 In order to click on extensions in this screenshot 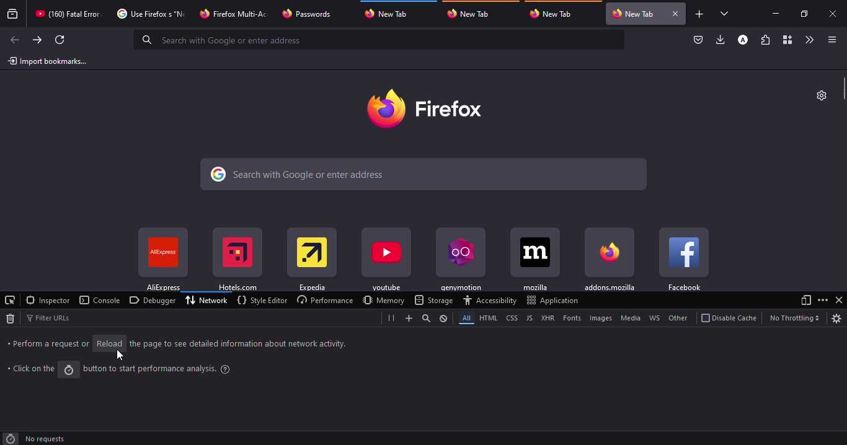, I will do `click(765, 40)`.